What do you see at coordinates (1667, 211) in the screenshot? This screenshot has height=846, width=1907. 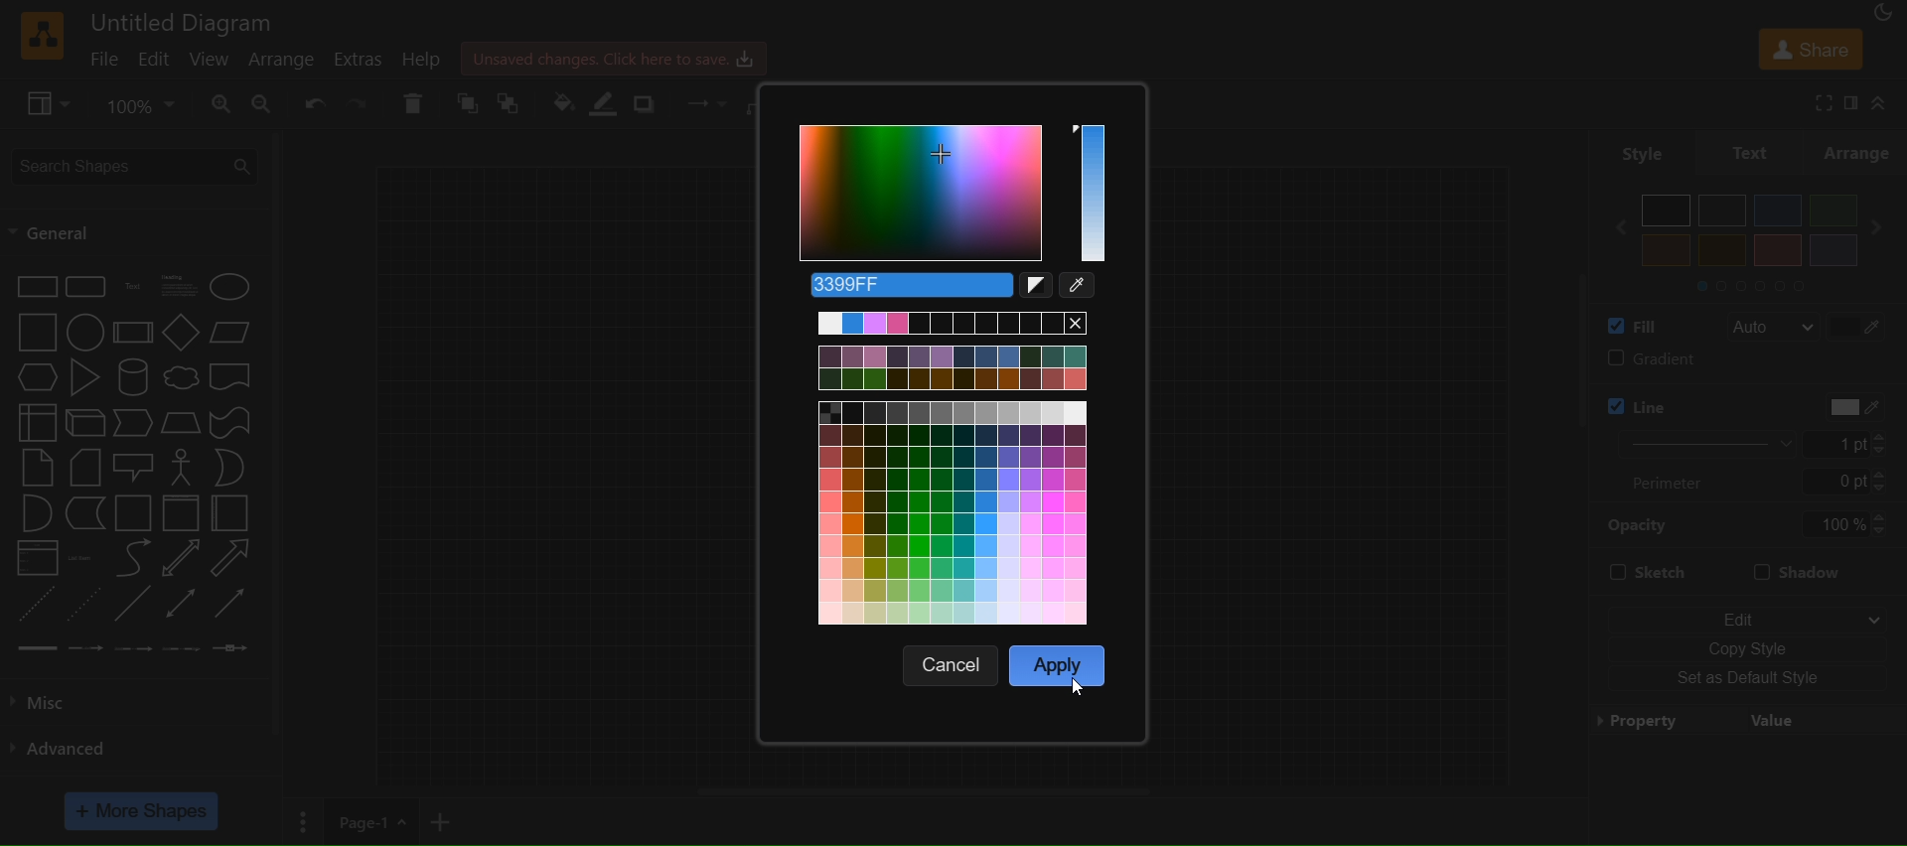 I see `black color` at bounding box center [1667, 211].